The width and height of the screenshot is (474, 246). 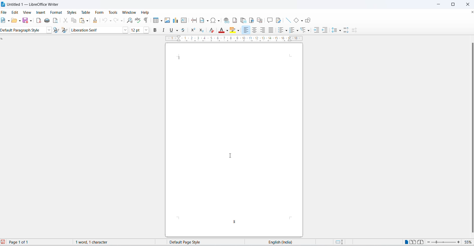 I want to click on help, so click(x=147, y=13).